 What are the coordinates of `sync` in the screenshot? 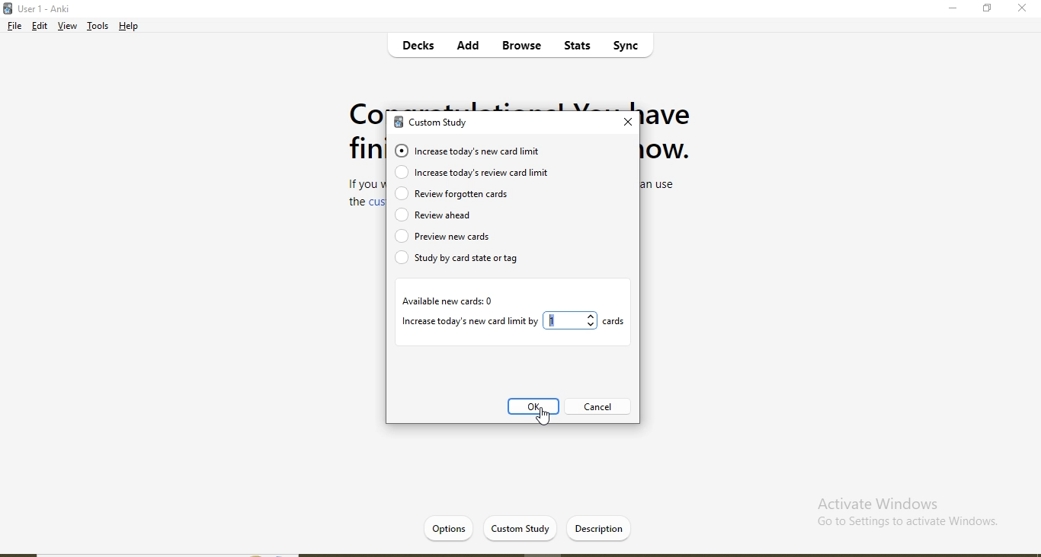 It's located at (632, 48).